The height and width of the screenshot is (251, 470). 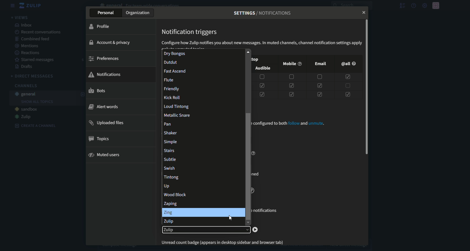 I want to click on organization, so click(x=139, y=13).